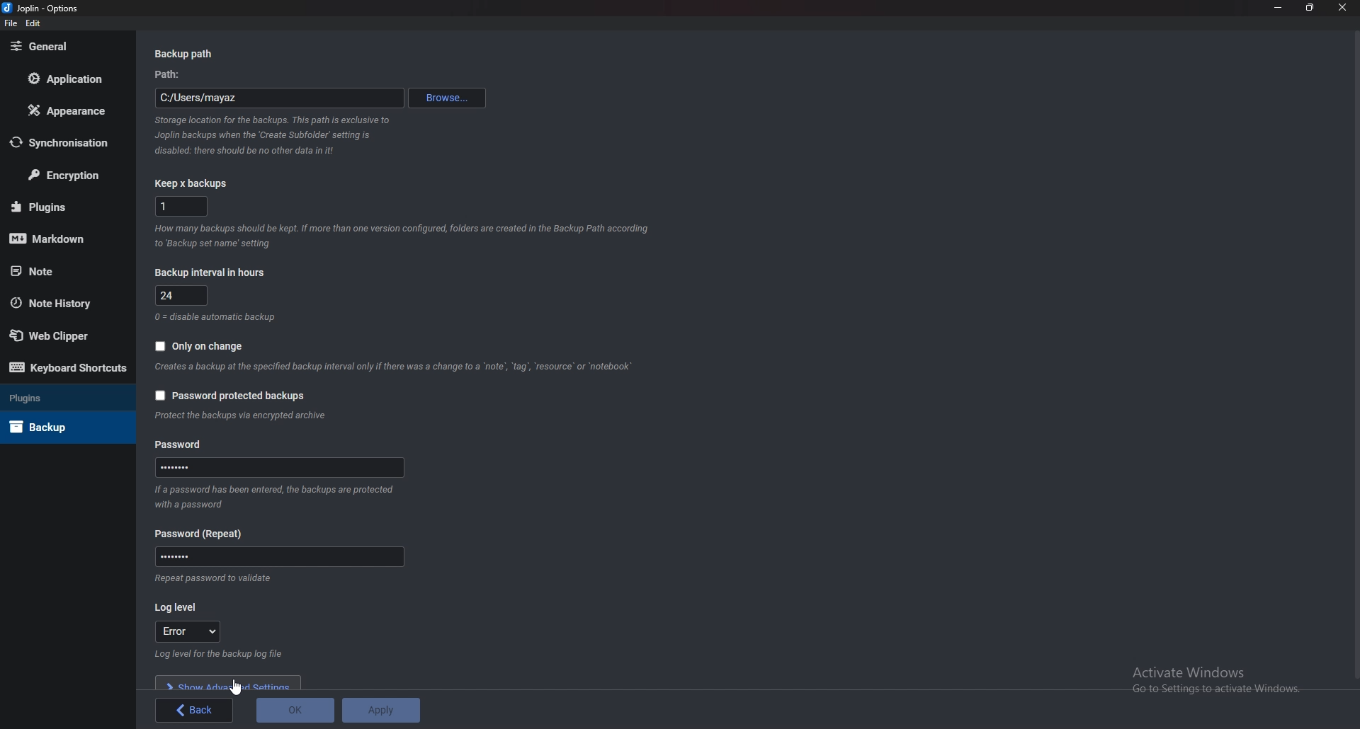 The image size is (1360, 729). I want to click on path, so click(174, 76).